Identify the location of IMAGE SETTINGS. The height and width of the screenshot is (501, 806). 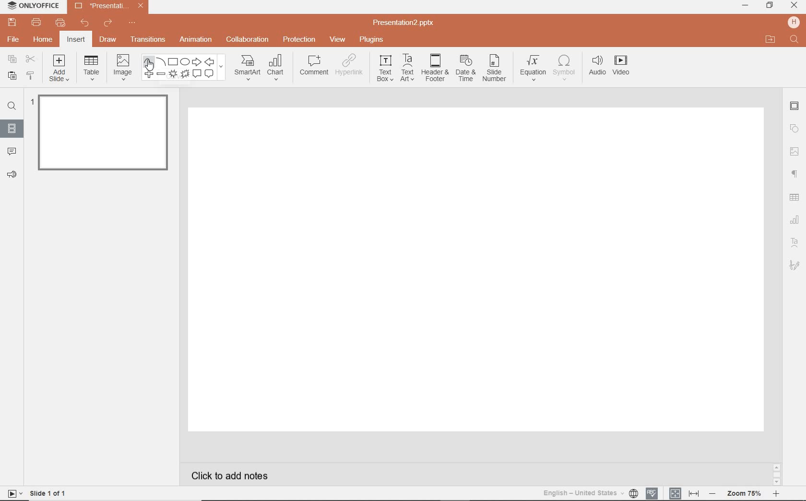
(795, 151).